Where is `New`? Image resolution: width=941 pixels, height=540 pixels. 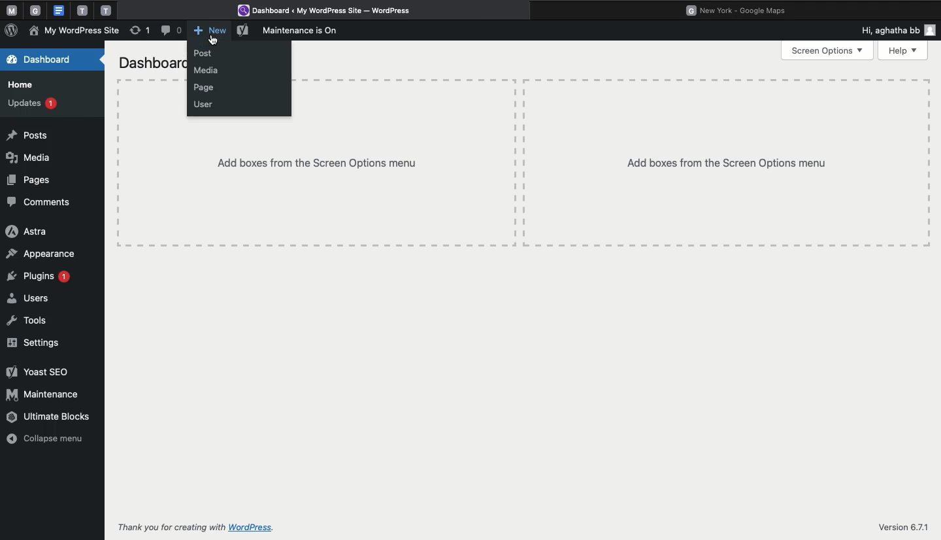
New is located at coordinates (209, 31).